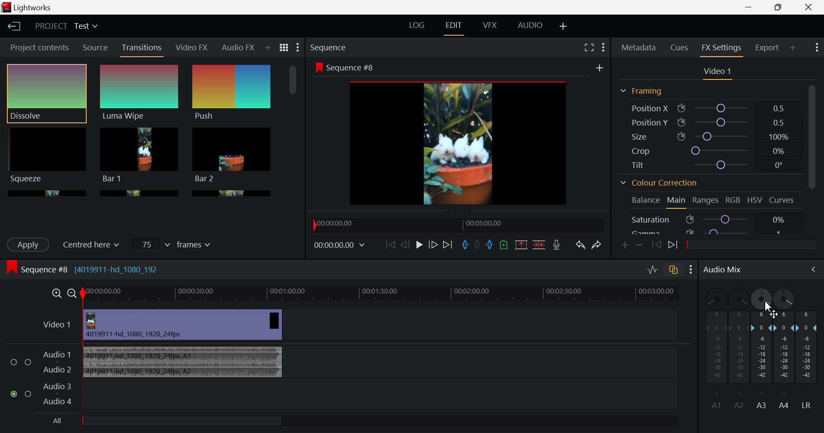  Describe the element at coordinates (603, 47) in the screenshot. I see `Show Settings` at that location.